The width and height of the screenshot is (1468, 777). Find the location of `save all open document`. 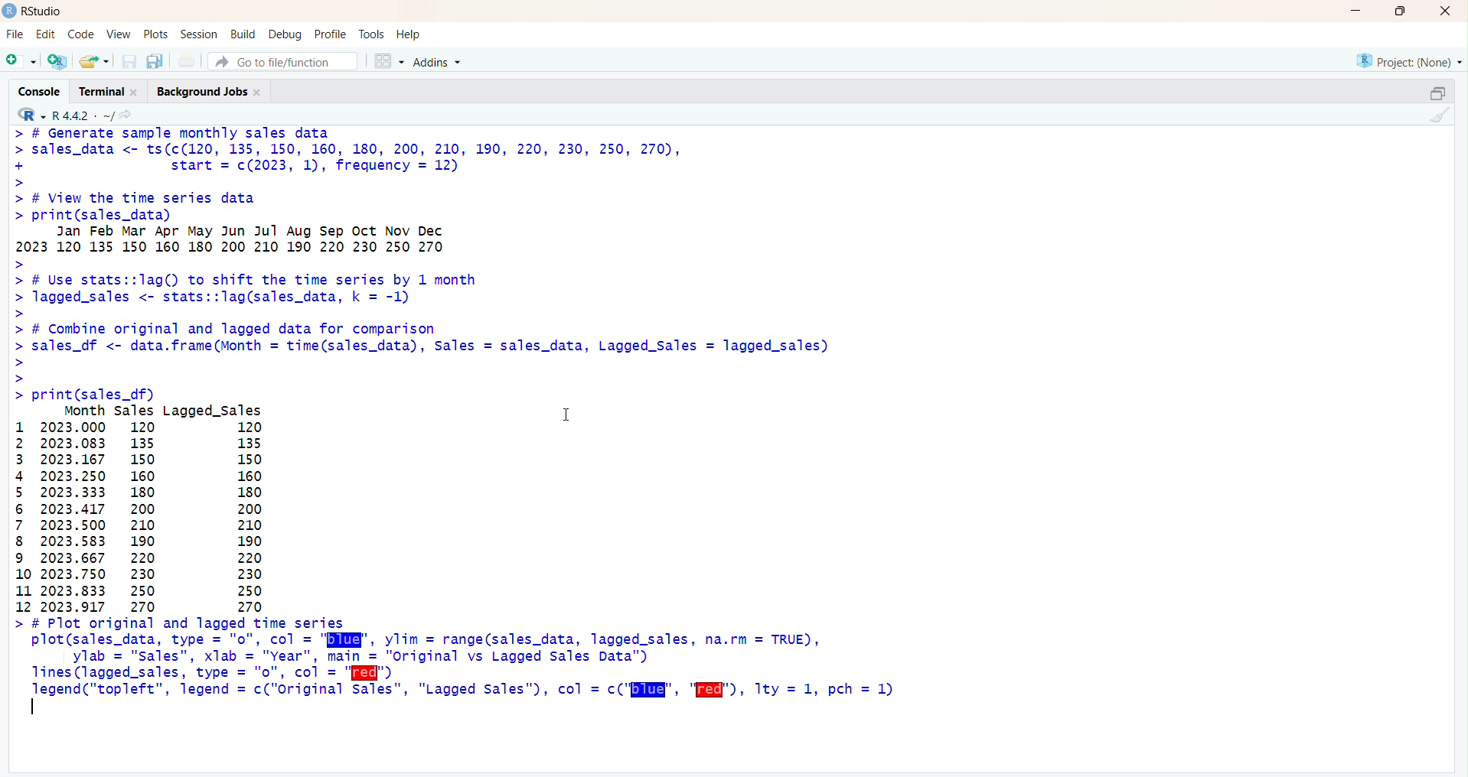

save all open document is located at coordinates (155, 62).